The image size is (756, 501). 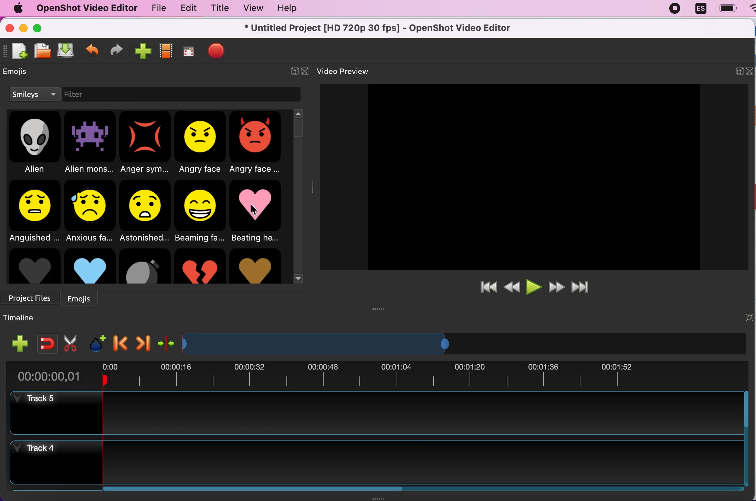 I want to click on open file, so click(x=40, y=52).